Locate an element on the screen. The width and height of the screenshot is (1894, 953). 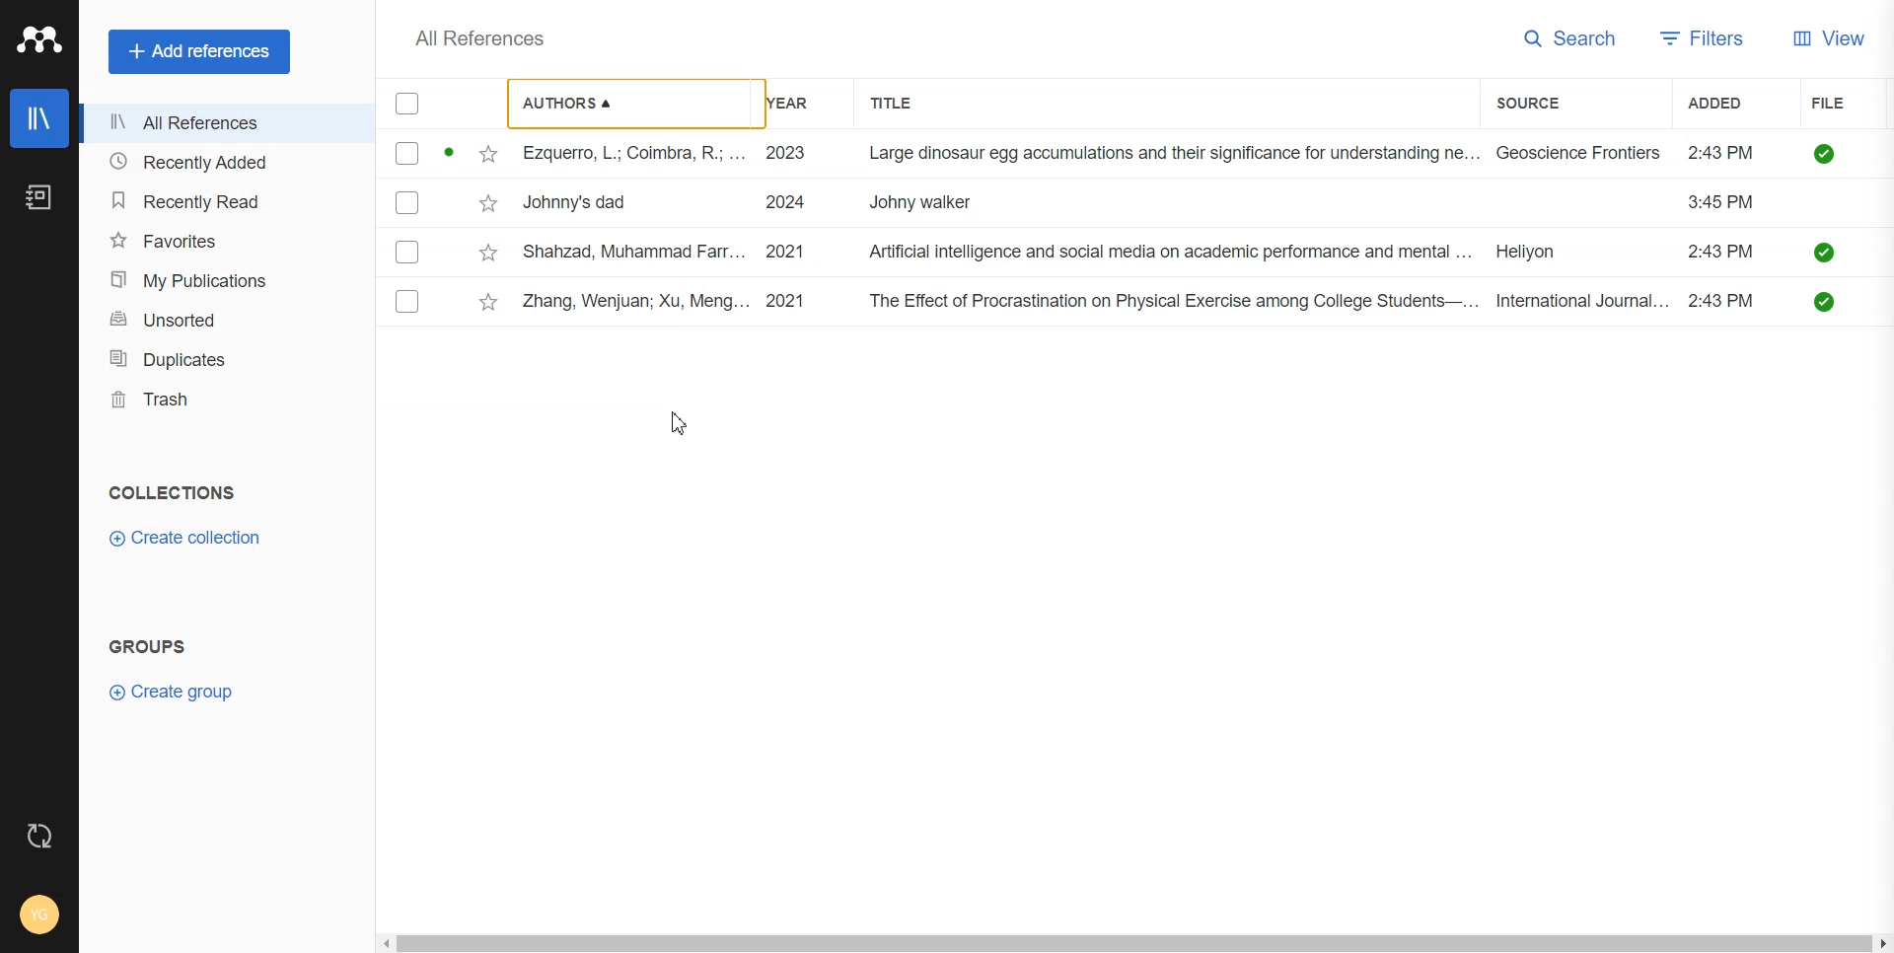
Johnny's Dad is located at coordinates (586, 203).